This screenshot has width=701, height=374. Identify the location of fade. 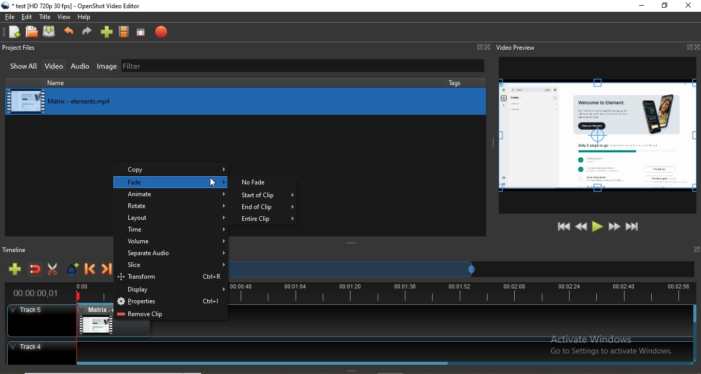
(172, 182).